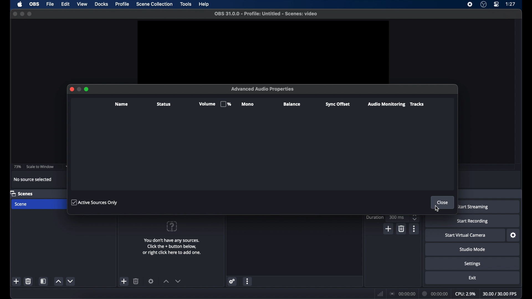  What do you see at coordinates (173, 246) in the screenshot?
I see `add sources information` at bounding box center [173, 246].